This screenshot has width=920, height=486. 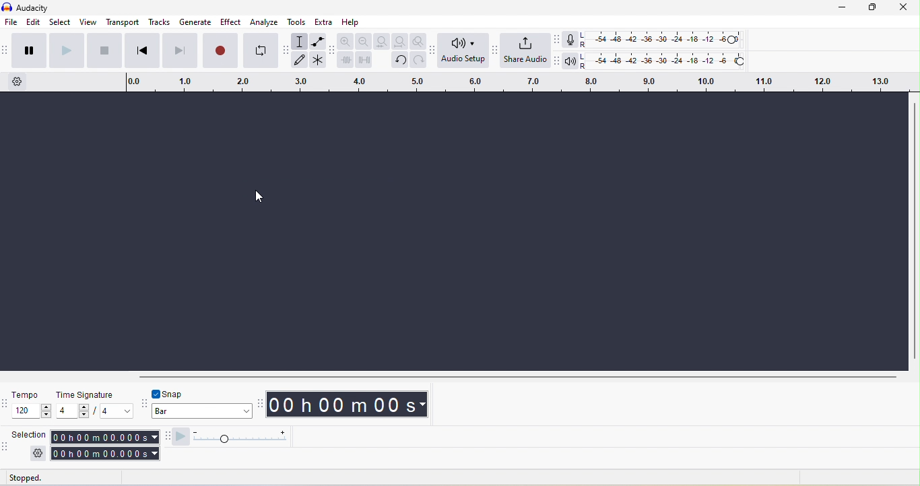 What do you see at coordinates (261, 51) in the screenshot?
I see `enable loop` at bounding box center [261, 51].